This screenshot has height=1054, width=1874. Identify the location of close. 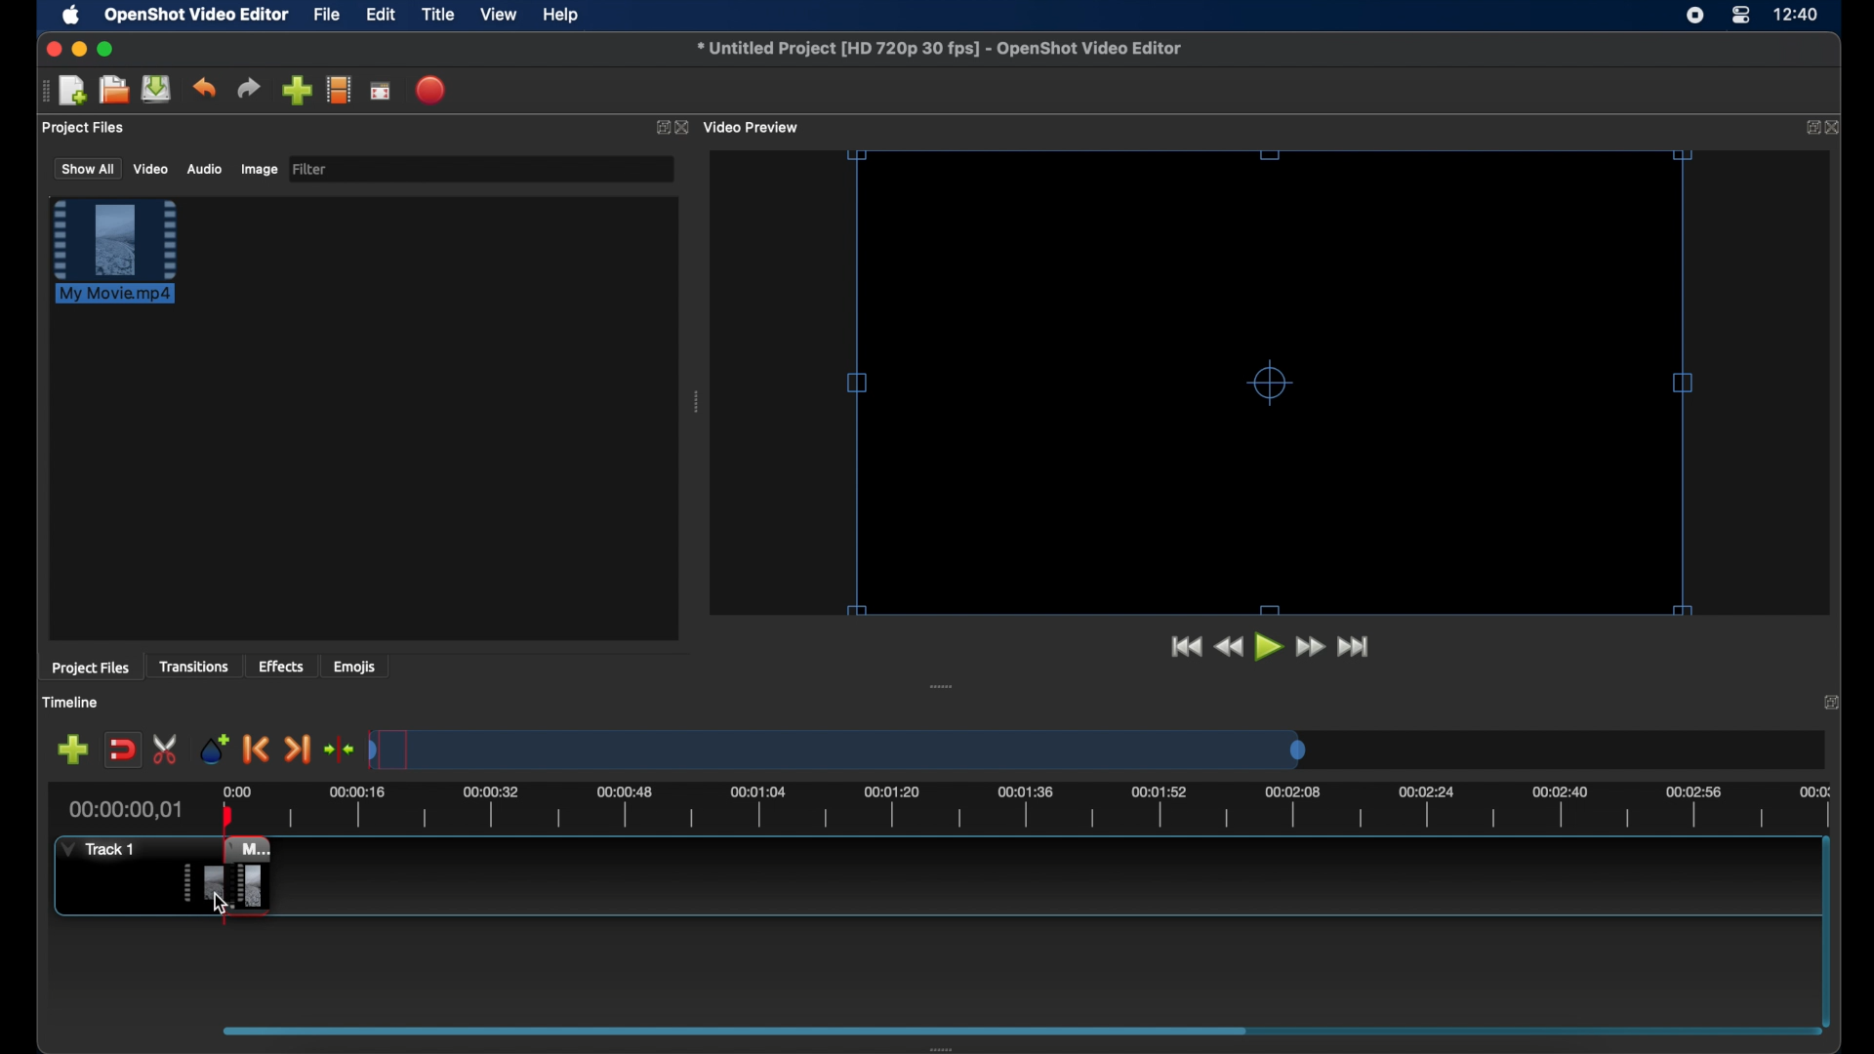
(1836, 129).